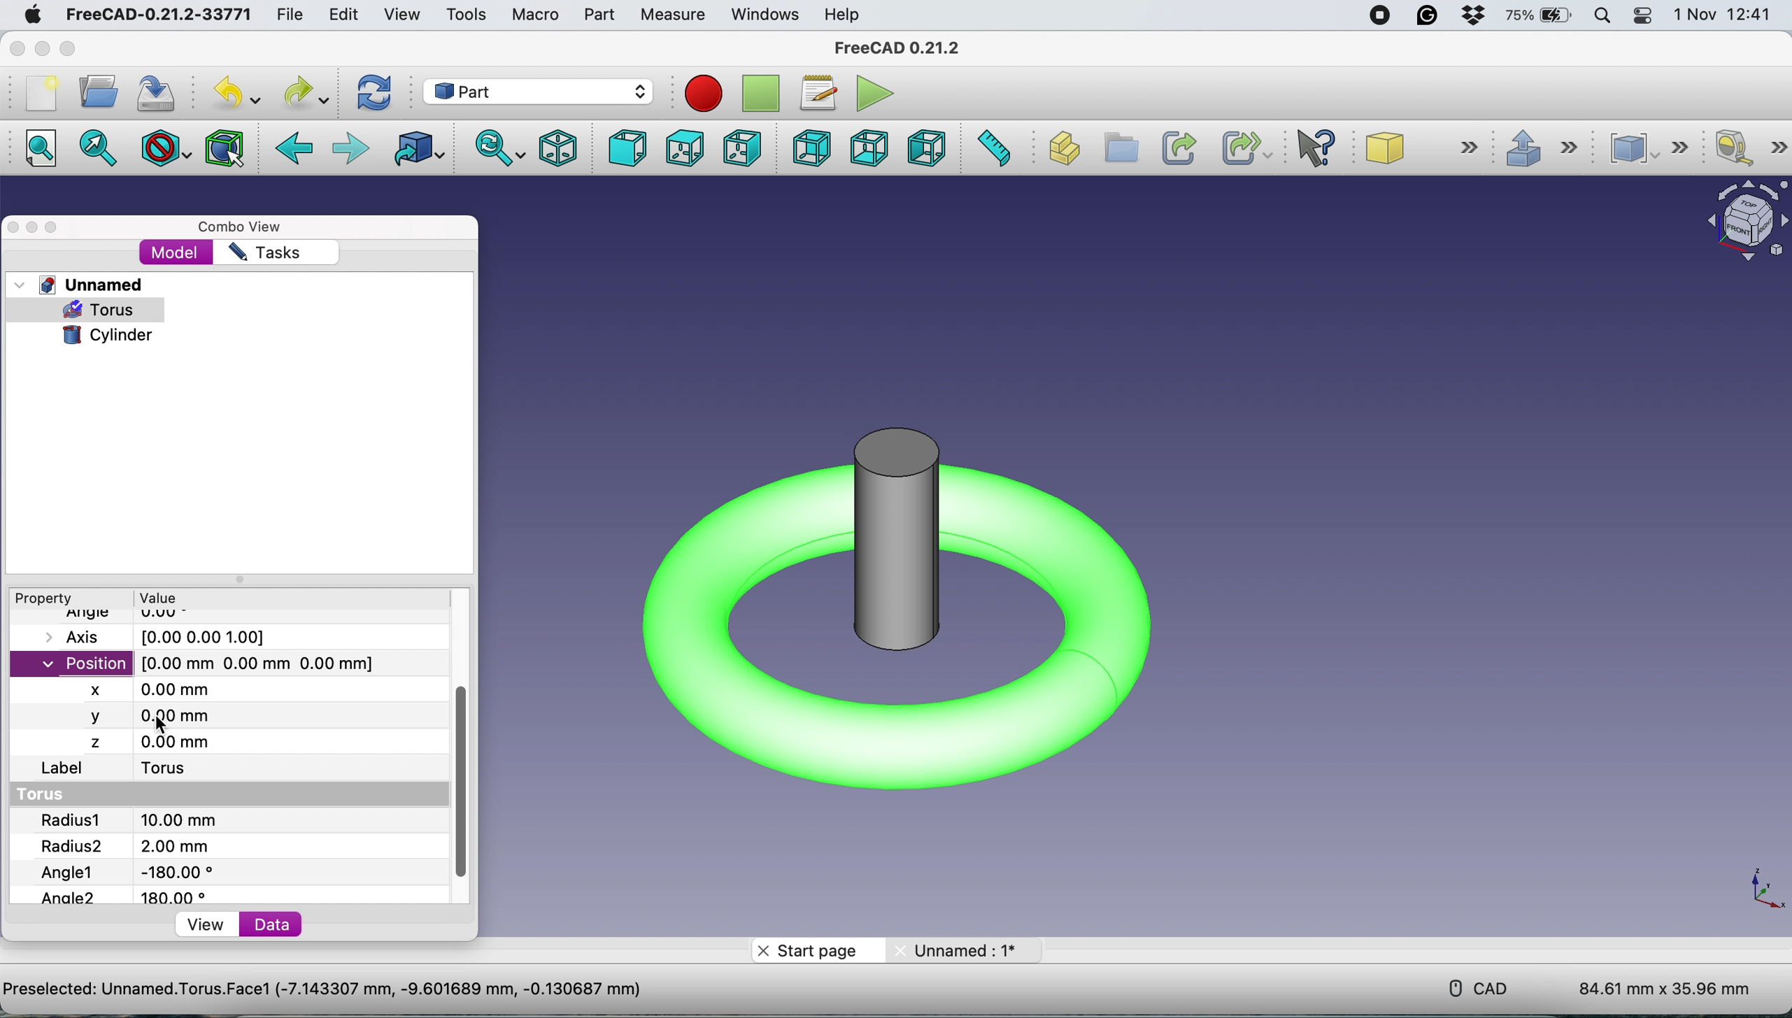 The width and height of the screenshot is (1792, 1018). What do you see at coordinates (94, 92) in the screenshot?
I see `open` at bounding box center [94, 92].